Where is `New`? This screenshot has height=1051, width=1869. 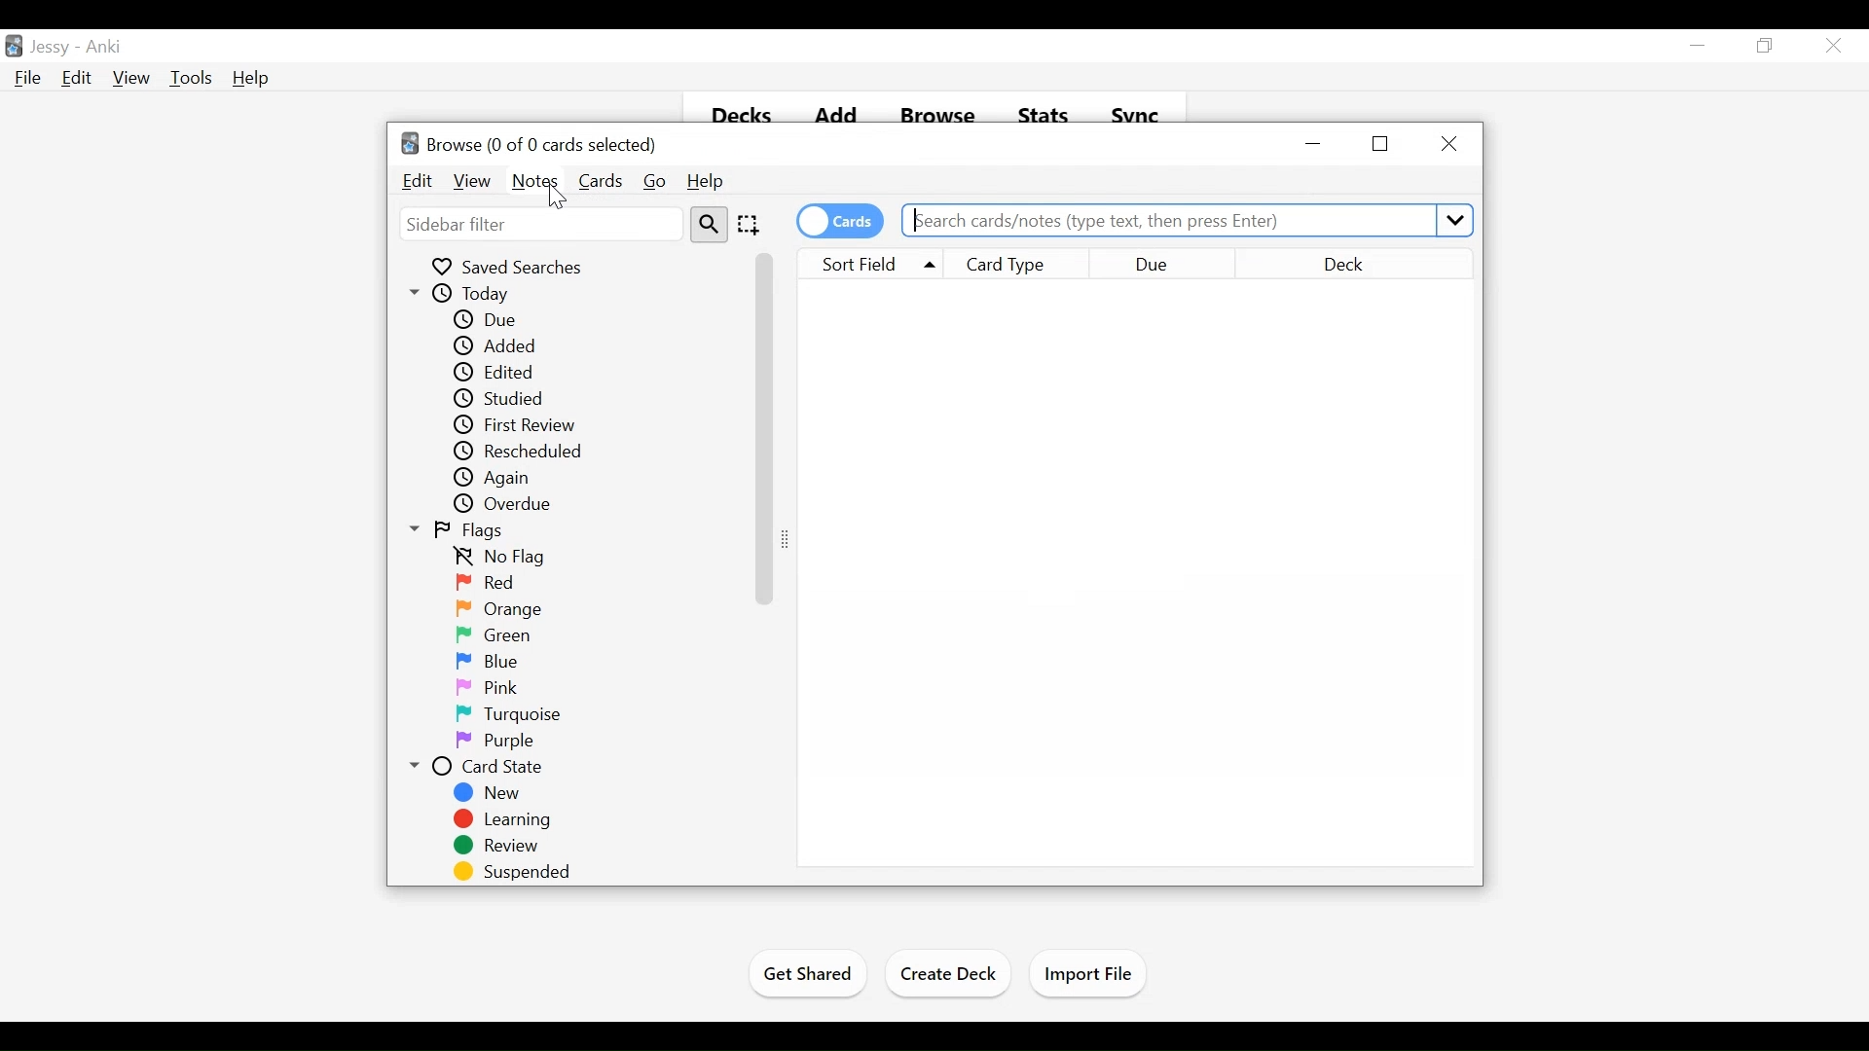
New is located at coordinates (494, 793).